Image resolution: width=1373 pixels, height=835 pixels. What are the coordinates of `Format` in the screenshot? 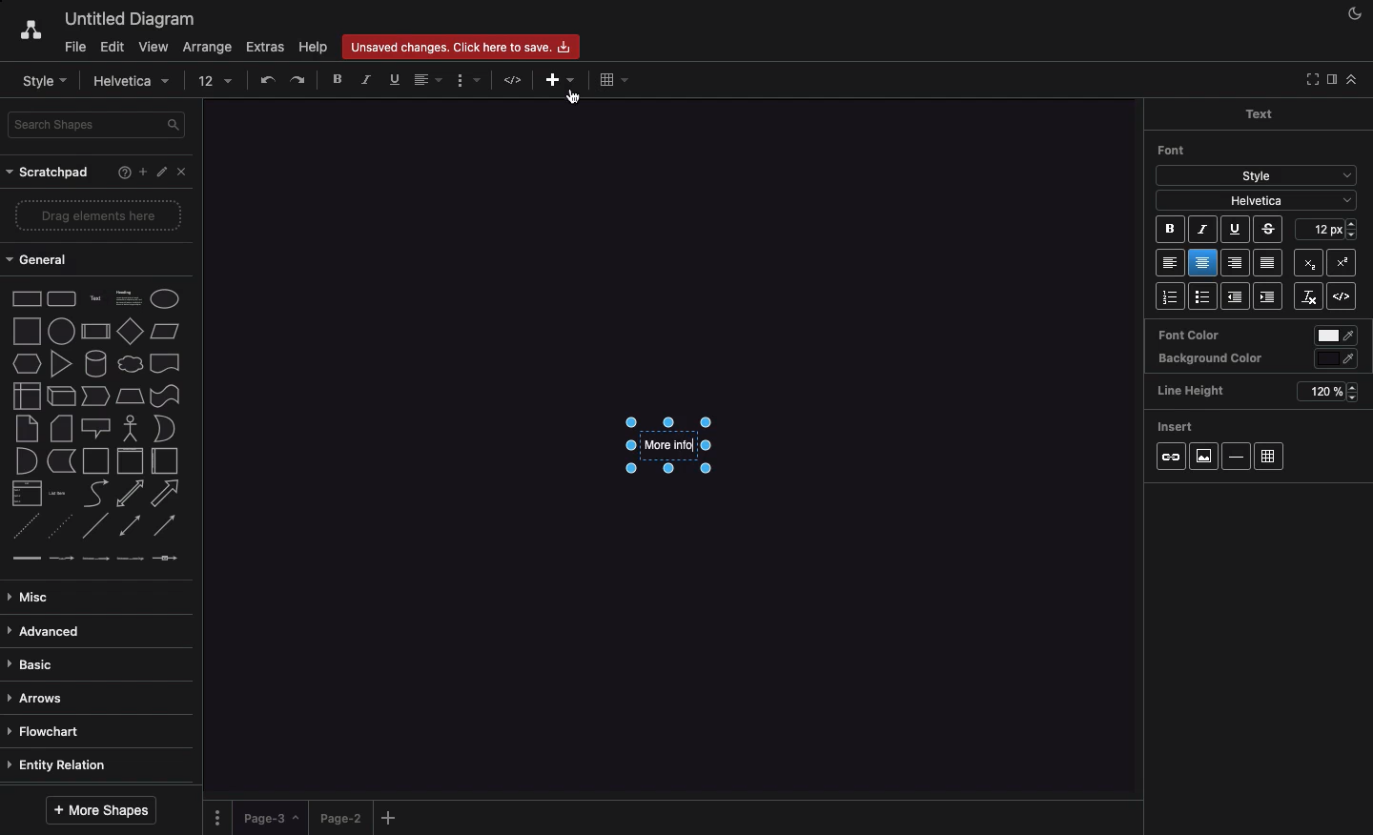 It's located at (468, 81).